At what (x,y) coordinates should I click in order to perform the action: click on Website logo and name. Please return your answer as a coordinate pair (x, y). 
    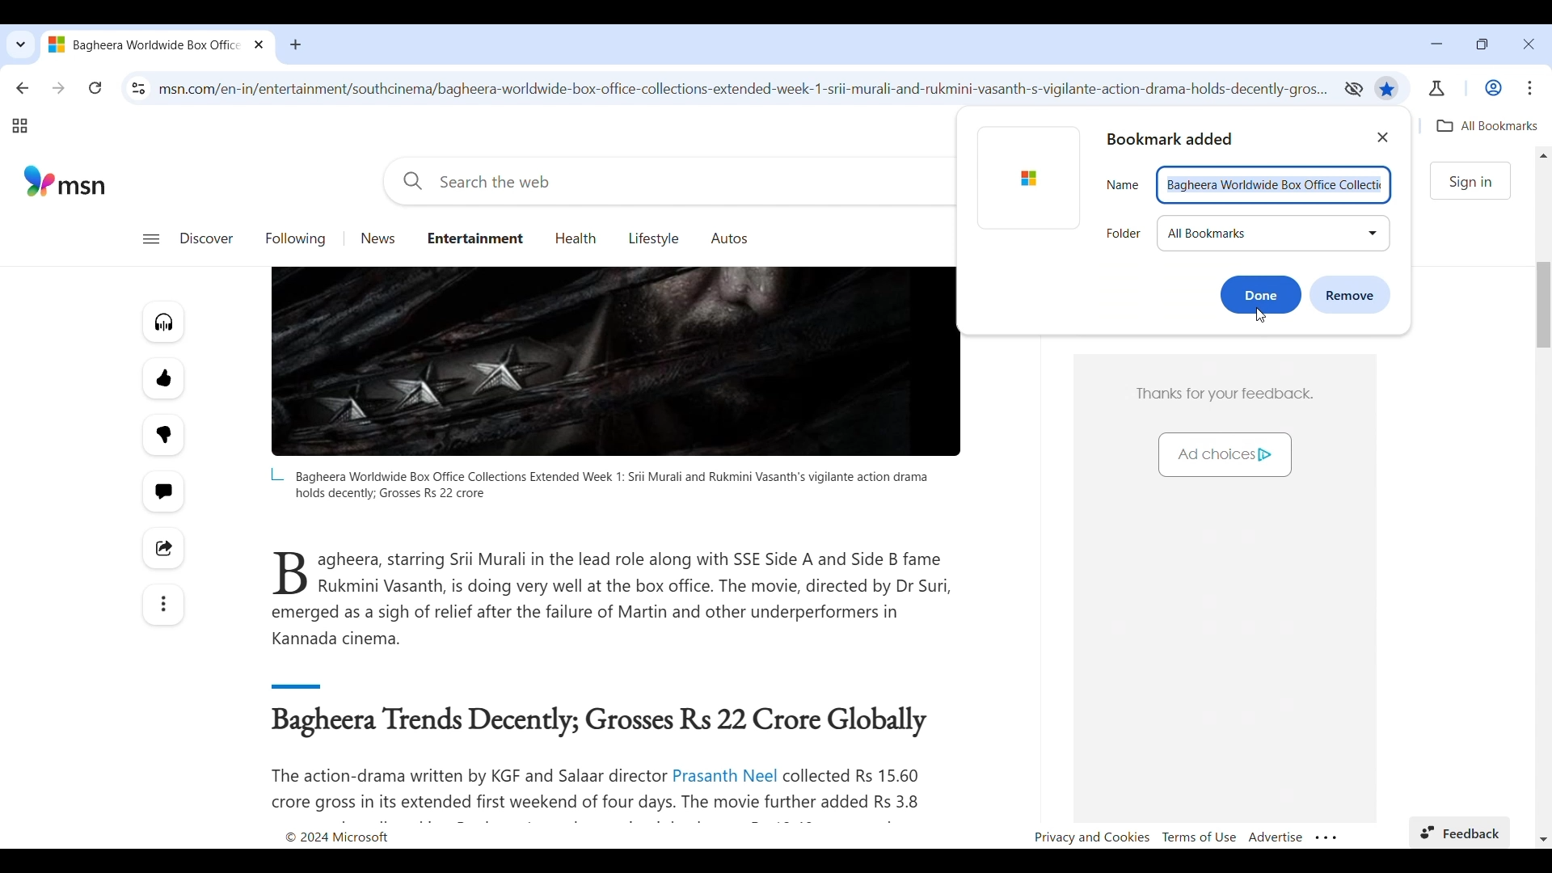
    Looking at the image, I should click on (65, 180).